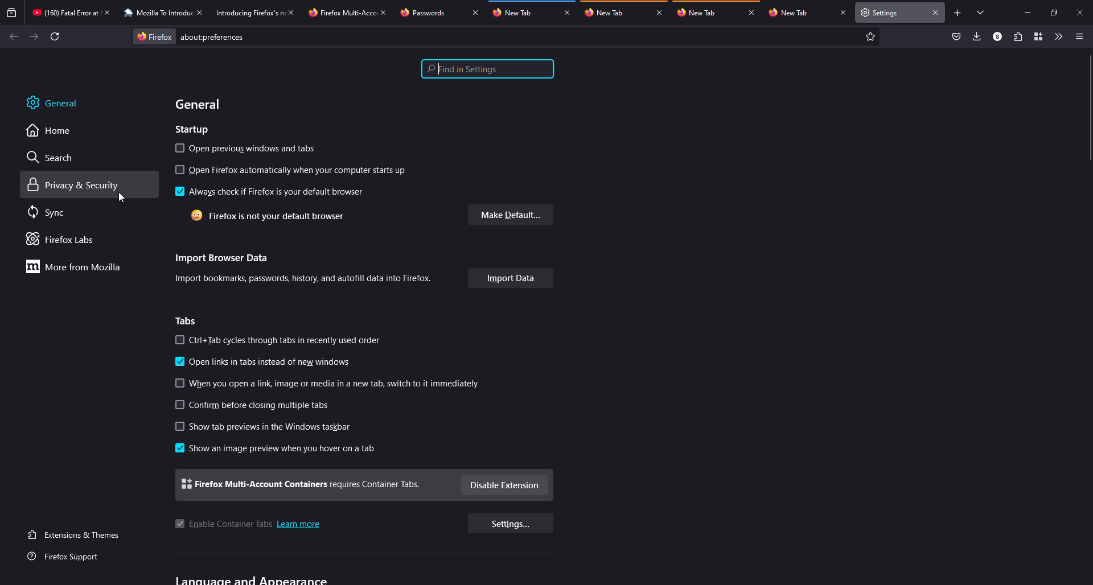 The image size is (1093, 585). Describe the element at coordinates (179, 170) in the screenshot. I see `select` at that location.